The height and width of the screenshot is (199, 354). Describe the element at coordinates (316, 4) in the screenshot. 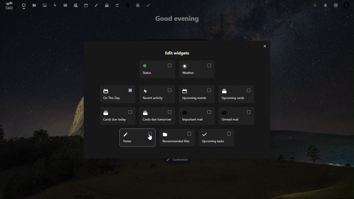

I see `Search` at that location.